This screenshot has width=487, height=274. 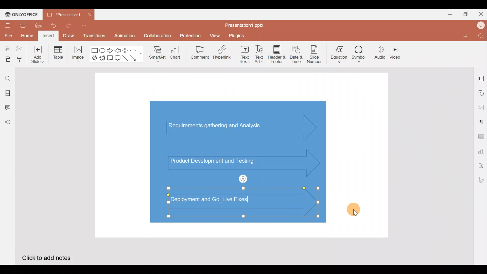 What do you see at coordinates (176, 54) in the screenshot?
I see `Chart` at bounding box center [176, 54].